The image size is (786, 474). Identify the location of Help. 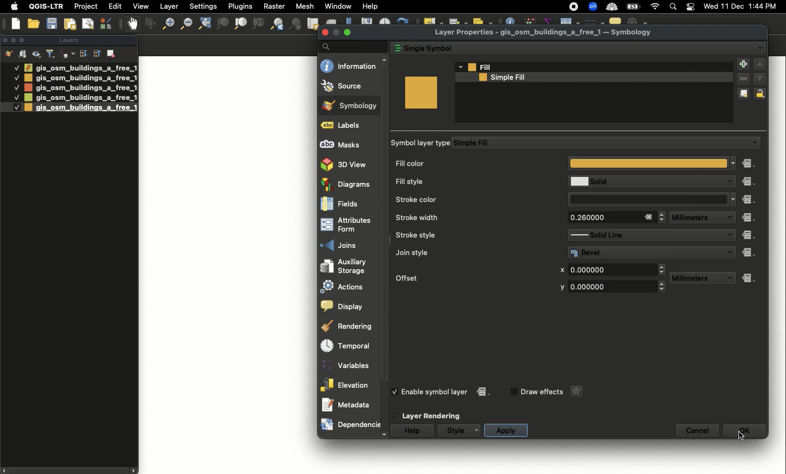
(370, 7).